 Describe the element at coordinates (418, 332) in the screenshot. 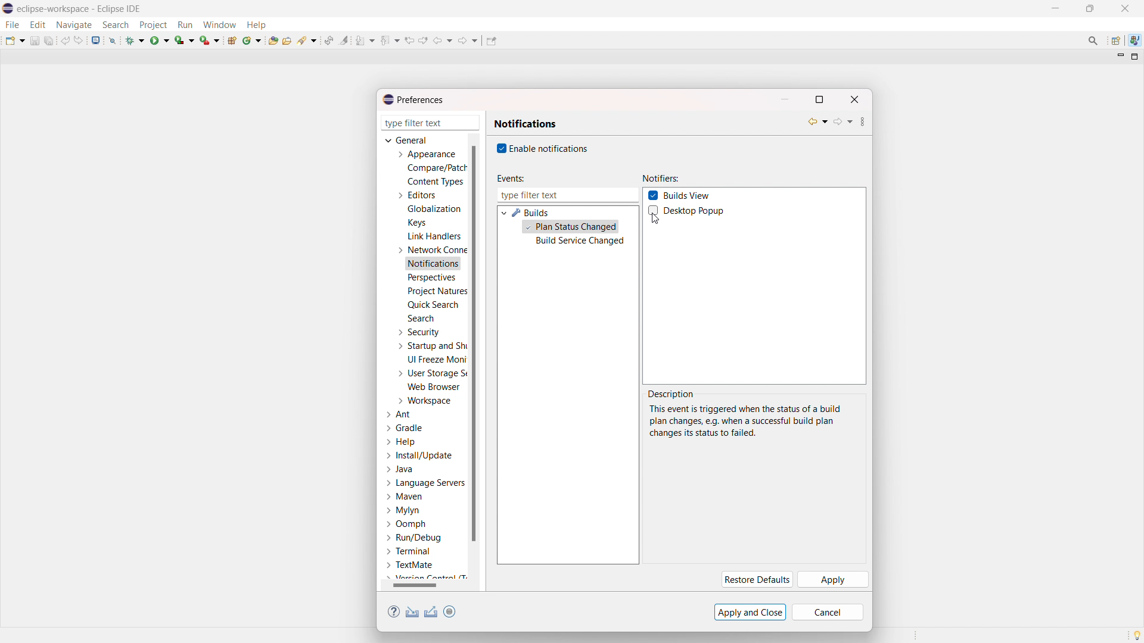

I see `security` at that location.